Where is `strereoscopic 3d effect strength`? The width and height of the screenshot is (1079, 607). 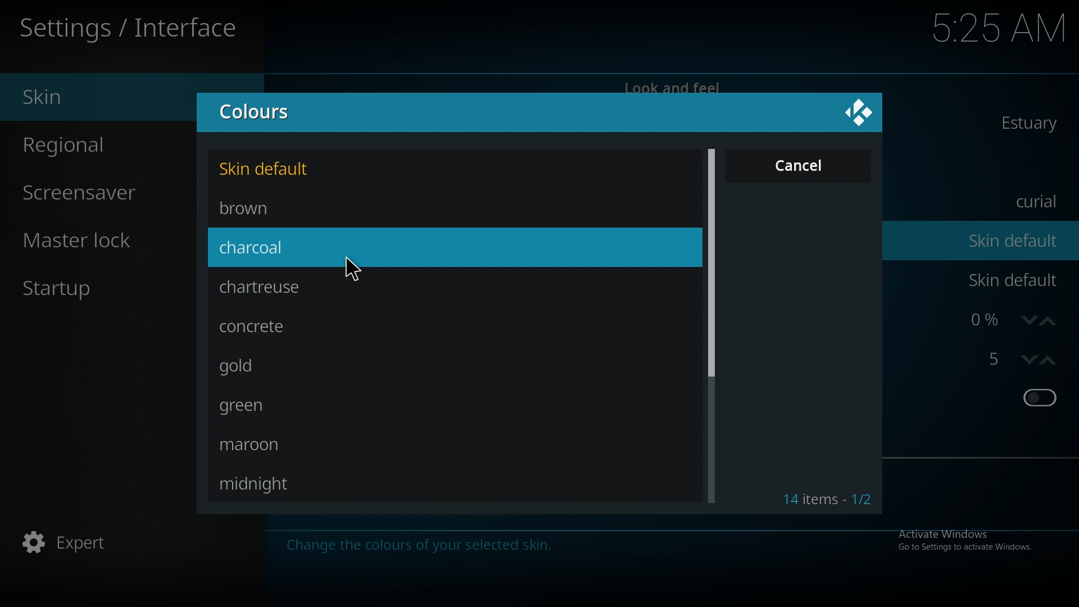
strereoscopic 3d effect strength is located at coordinates (990, 361).